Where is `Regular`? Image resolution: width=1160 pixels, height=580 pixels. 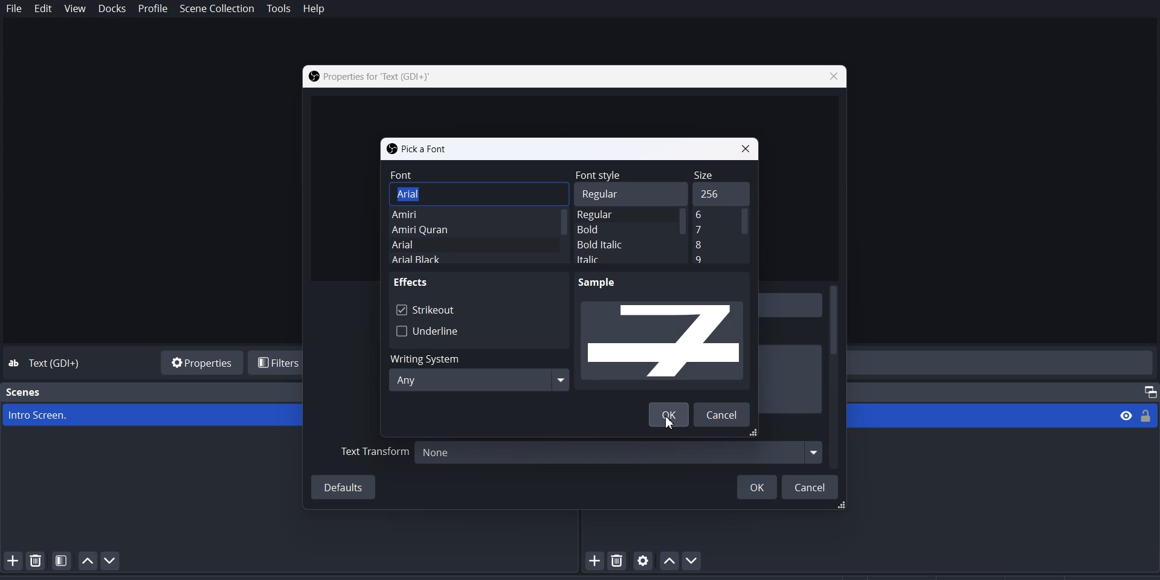
Regular is located at coordinates (621, 193).